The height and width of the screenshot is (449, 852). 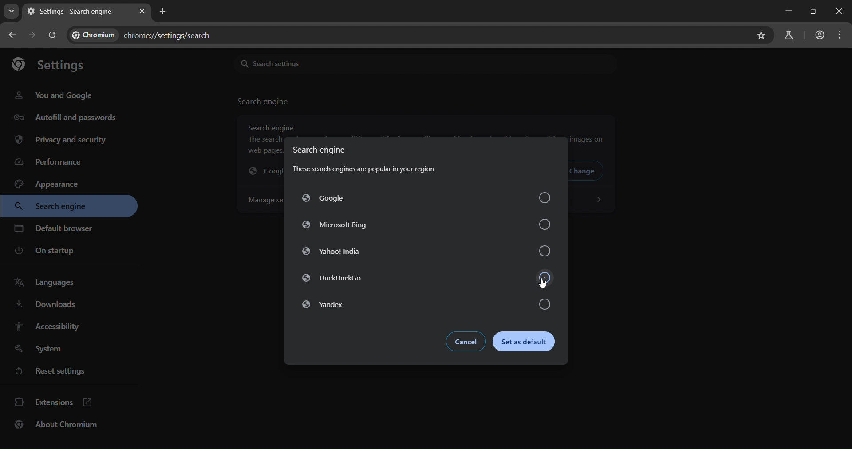 I want to click on apppearance, so click(x=53, y=183).